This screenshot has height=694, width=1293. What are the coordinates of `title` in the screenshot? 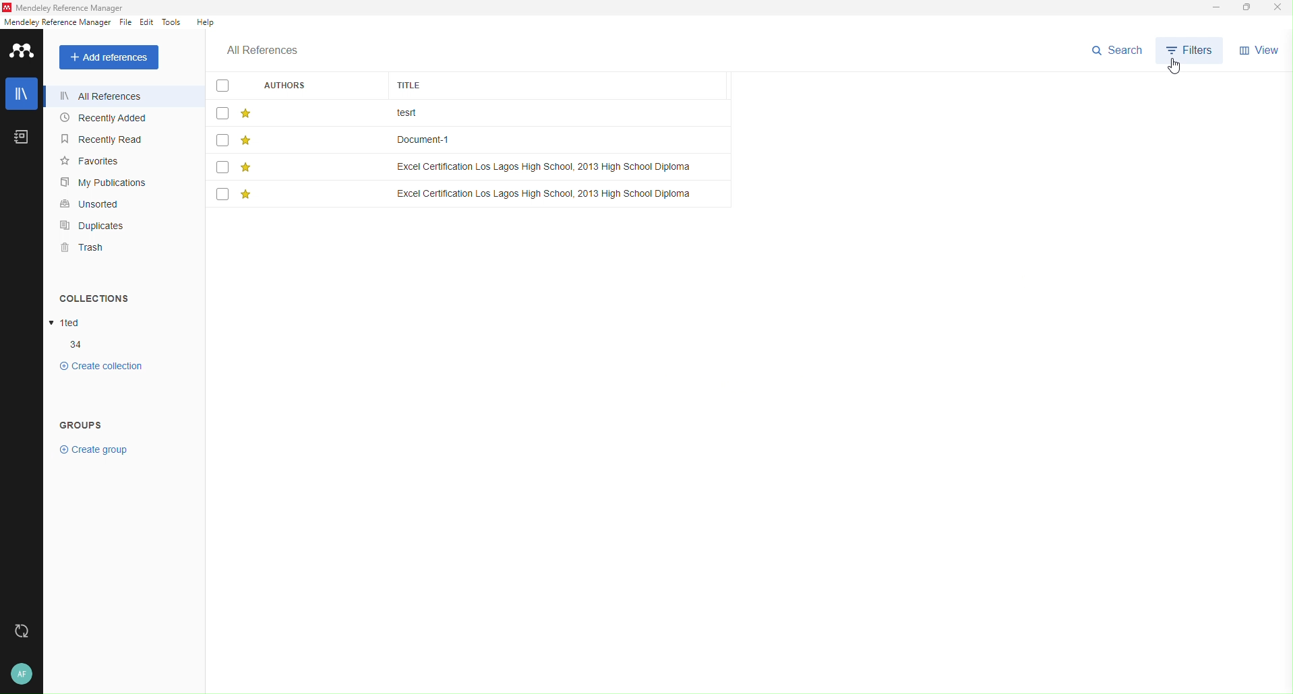 It's located at (545, 168).